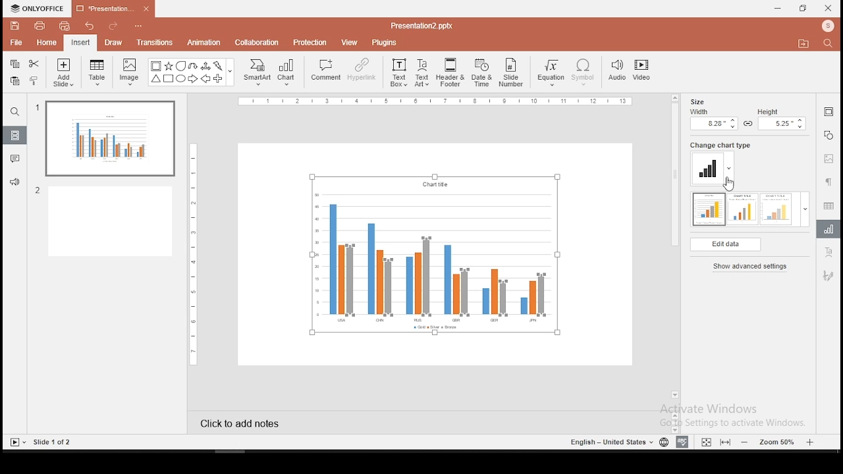 Image resolution: width=843 pixels, height=474 pixels. What do you see at coordinates (360, 70) in the screenshot?
I see `hyperlink` at bounding box center [360, 70].